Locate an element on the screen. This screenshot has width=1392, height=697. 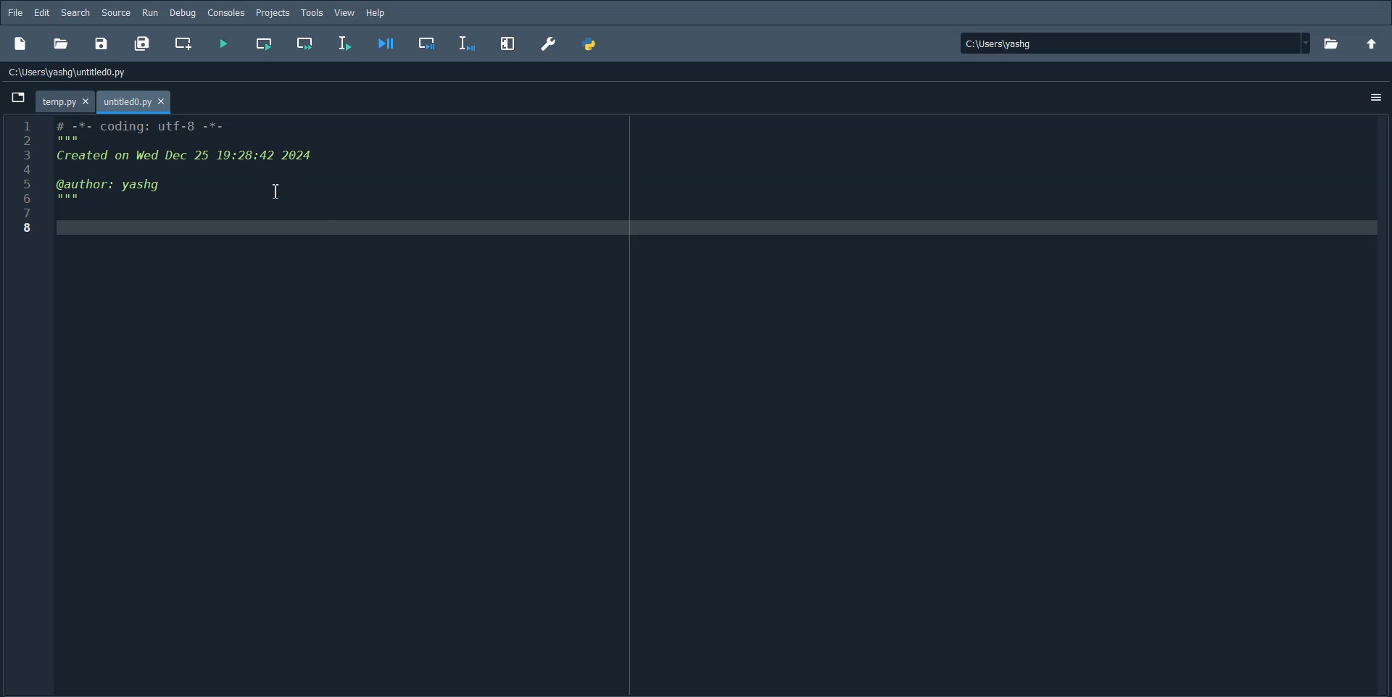
More Option is located at coordinates (1375, 99).